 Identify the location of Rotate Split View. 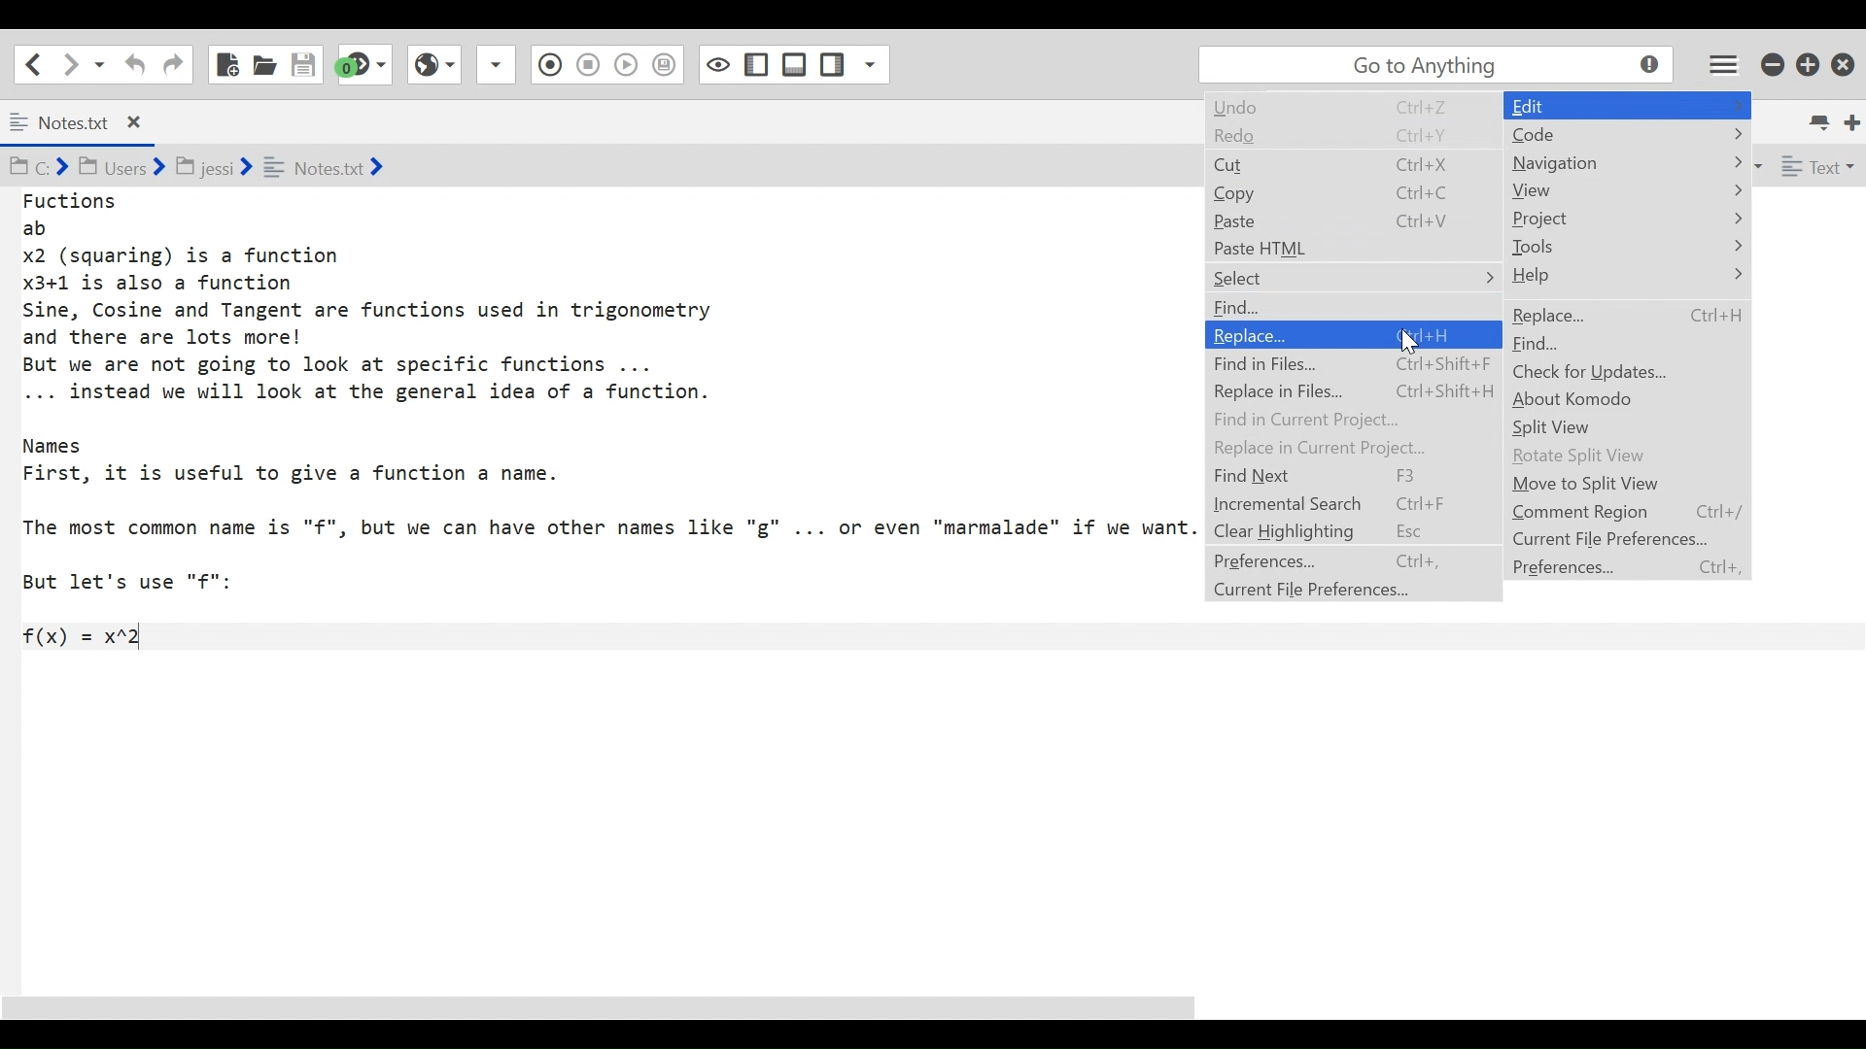
(1600, 457).